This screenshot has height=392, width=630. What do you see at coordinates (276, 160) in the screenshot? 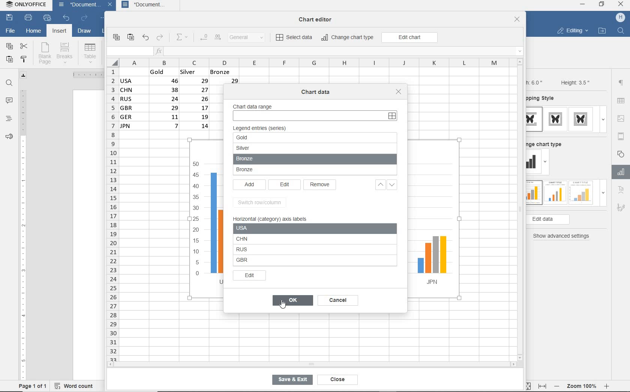
I see `Bronze` at bounding box center [276, 160].